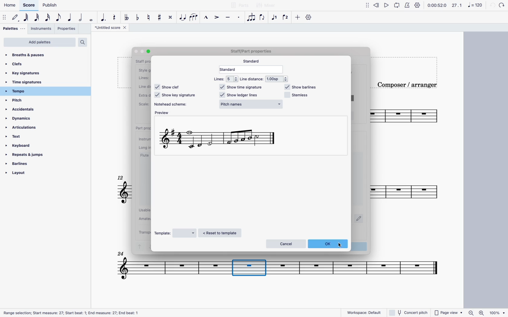 The width and height of the screenshot is (508, 317). What do you see at coordinates (34, 155) in the screenshot?
I see `repeats & jumps` at bounding box center [34, 155].